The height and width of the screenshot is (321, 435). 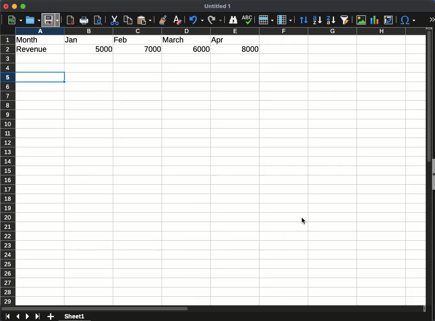 What do you see at coordinates (7, 170) in the screenshot?
I see `row` at bounding box center [7, 170].